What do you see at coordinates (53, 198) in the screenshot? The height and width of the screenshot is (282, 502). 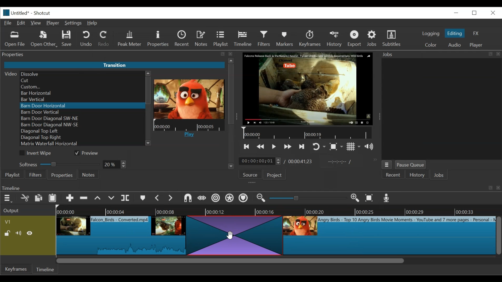 I see `Paste` at bounding box center [53, 198].